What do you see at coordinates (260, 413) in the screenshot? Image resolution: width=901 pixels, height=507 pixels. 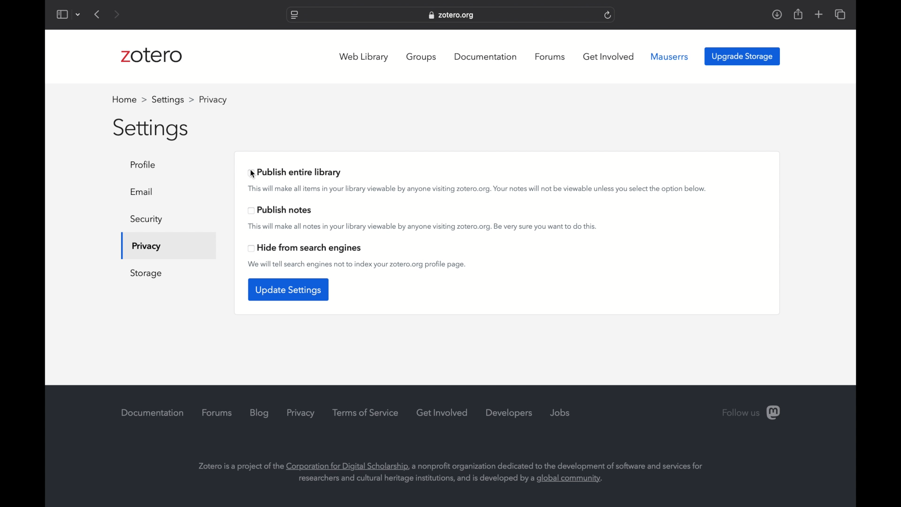 I see `blog` at bounding box center [260, 413].